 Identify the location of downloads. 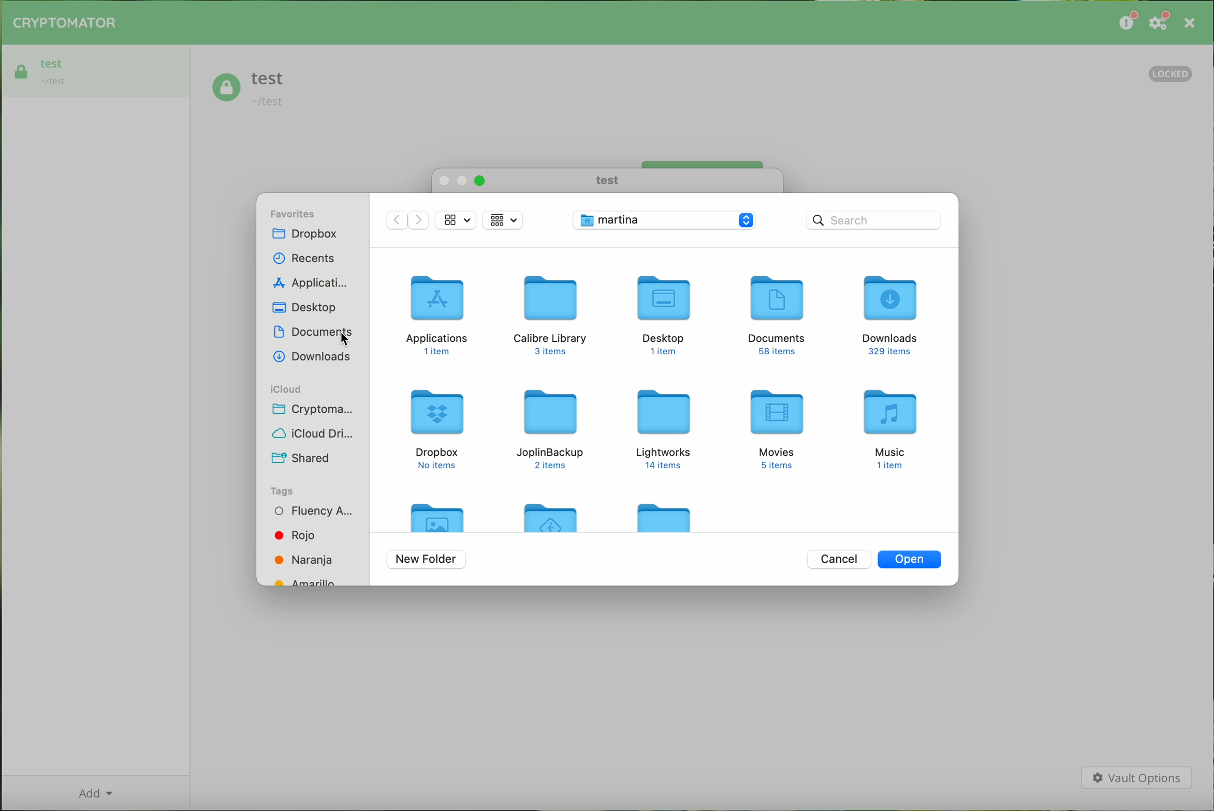
(892, 313).